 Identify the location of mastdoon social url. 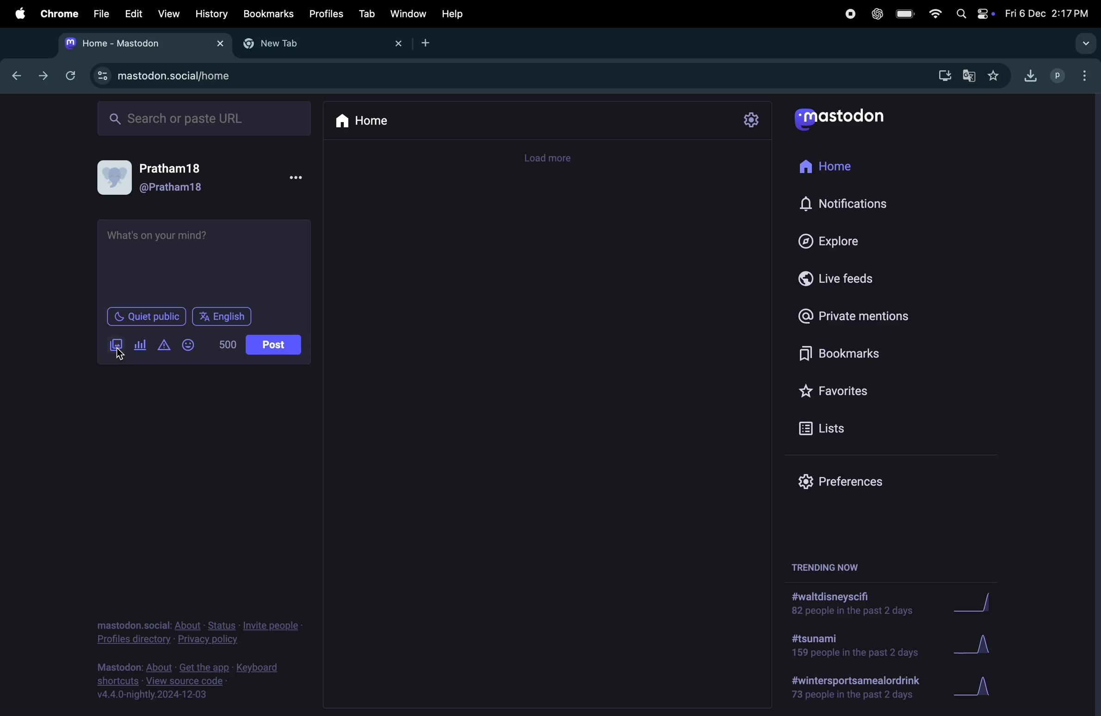
(165, 74).